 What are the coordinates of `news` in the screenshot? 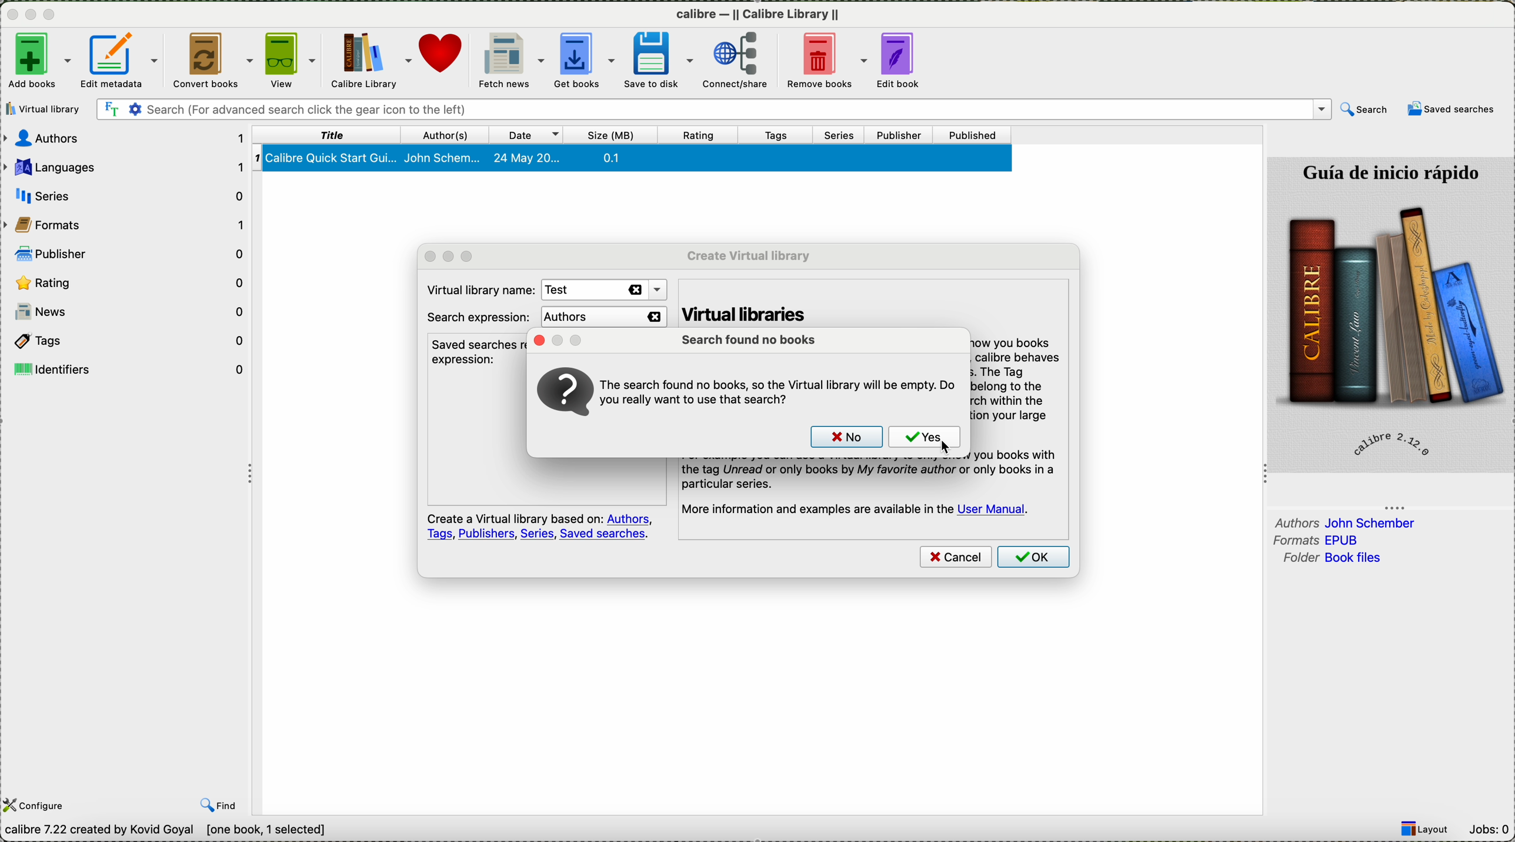 It's located at (129, 314).